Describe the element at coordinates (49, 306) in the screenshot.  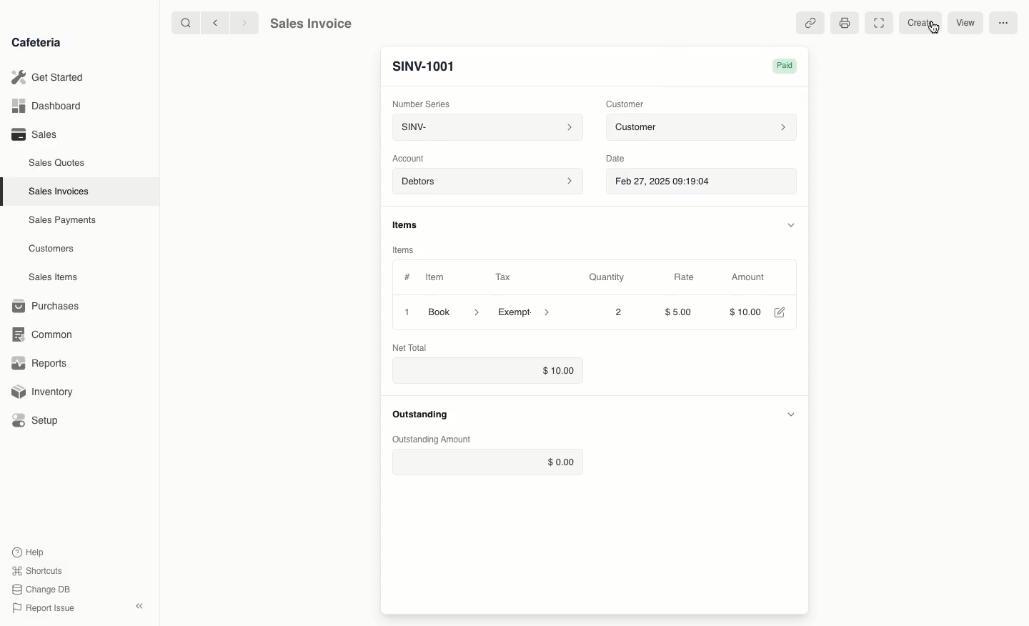
I see `Purchases` at that location.